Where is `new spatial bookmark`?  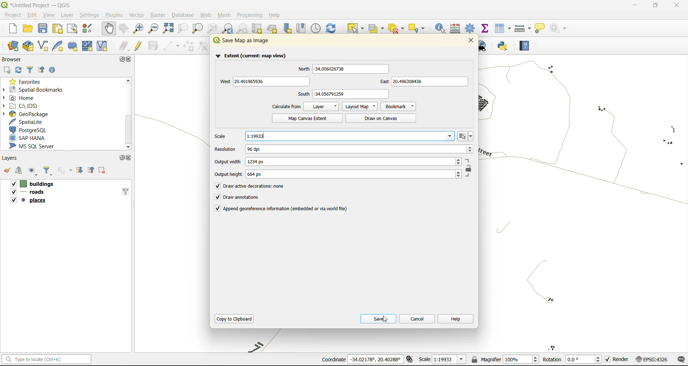
new spatial bookmark is located at coordinates (288, 28).